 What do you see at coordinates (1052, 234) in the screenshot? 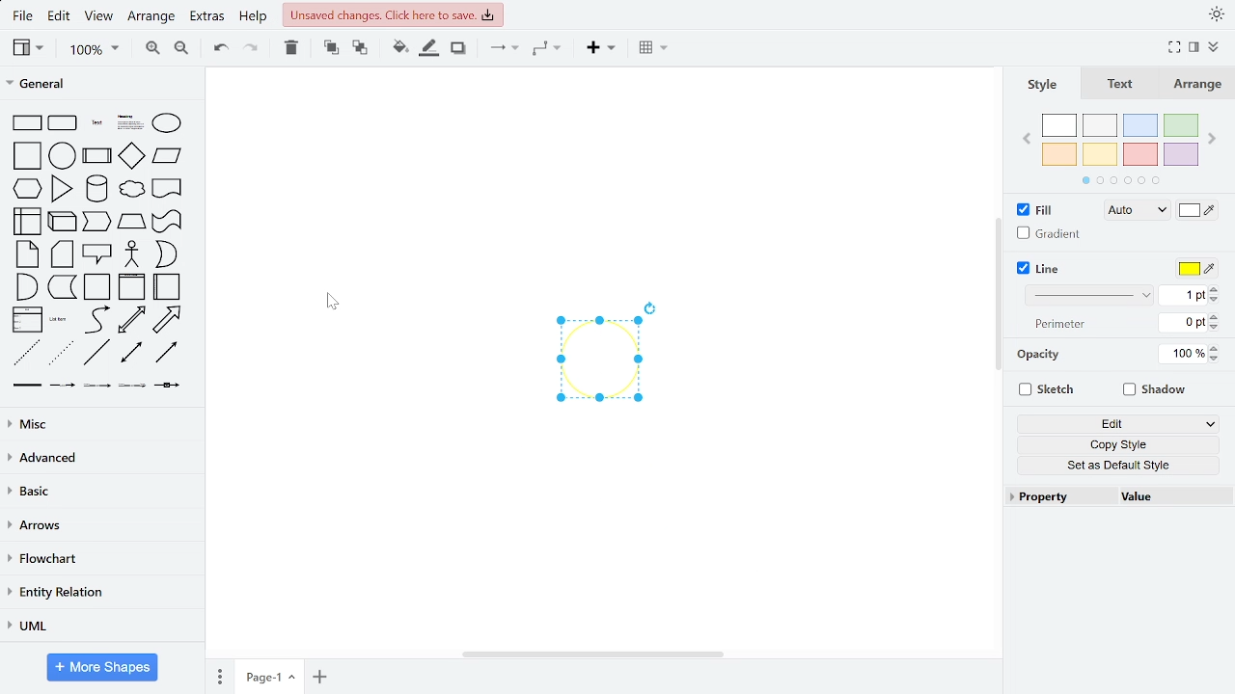
I see `gradient` at bounding box center [1052, 234].